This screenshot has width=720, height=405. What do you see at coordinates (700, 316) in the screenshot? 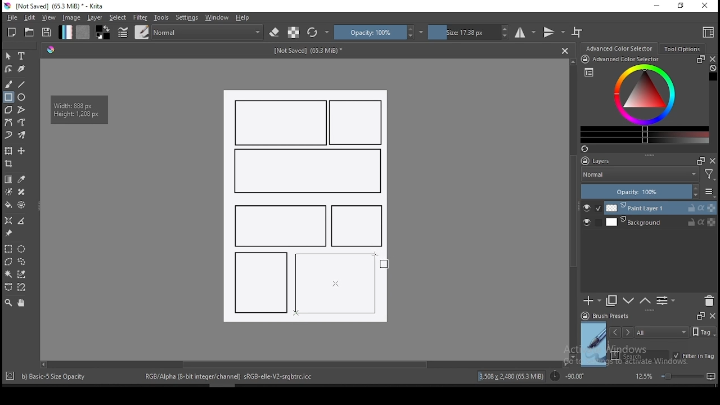
I see `Frames` at bounding box center [700, 316].